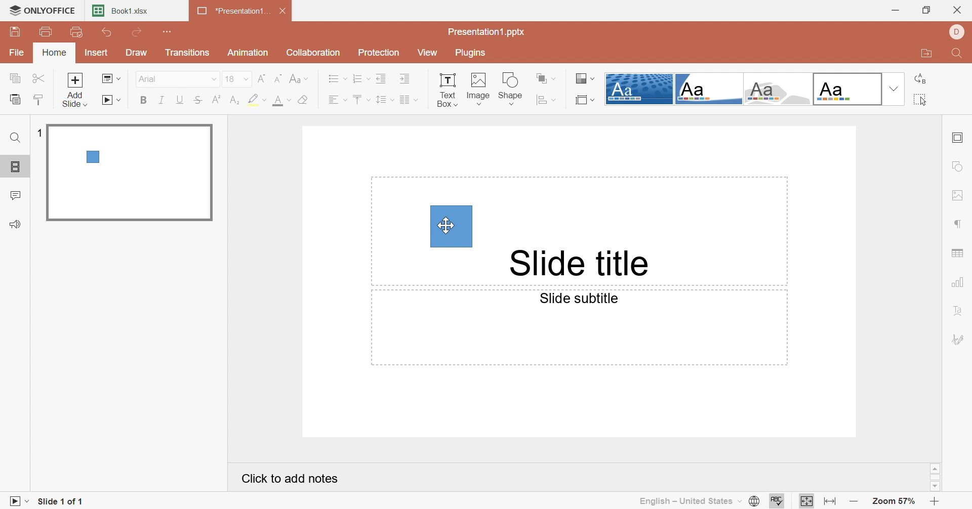 The height and width of the screenshot is (509, 972). What do you see at coordinates (284, 11) in the screenshot?
I see `Close` at bounding box center [284, 11].